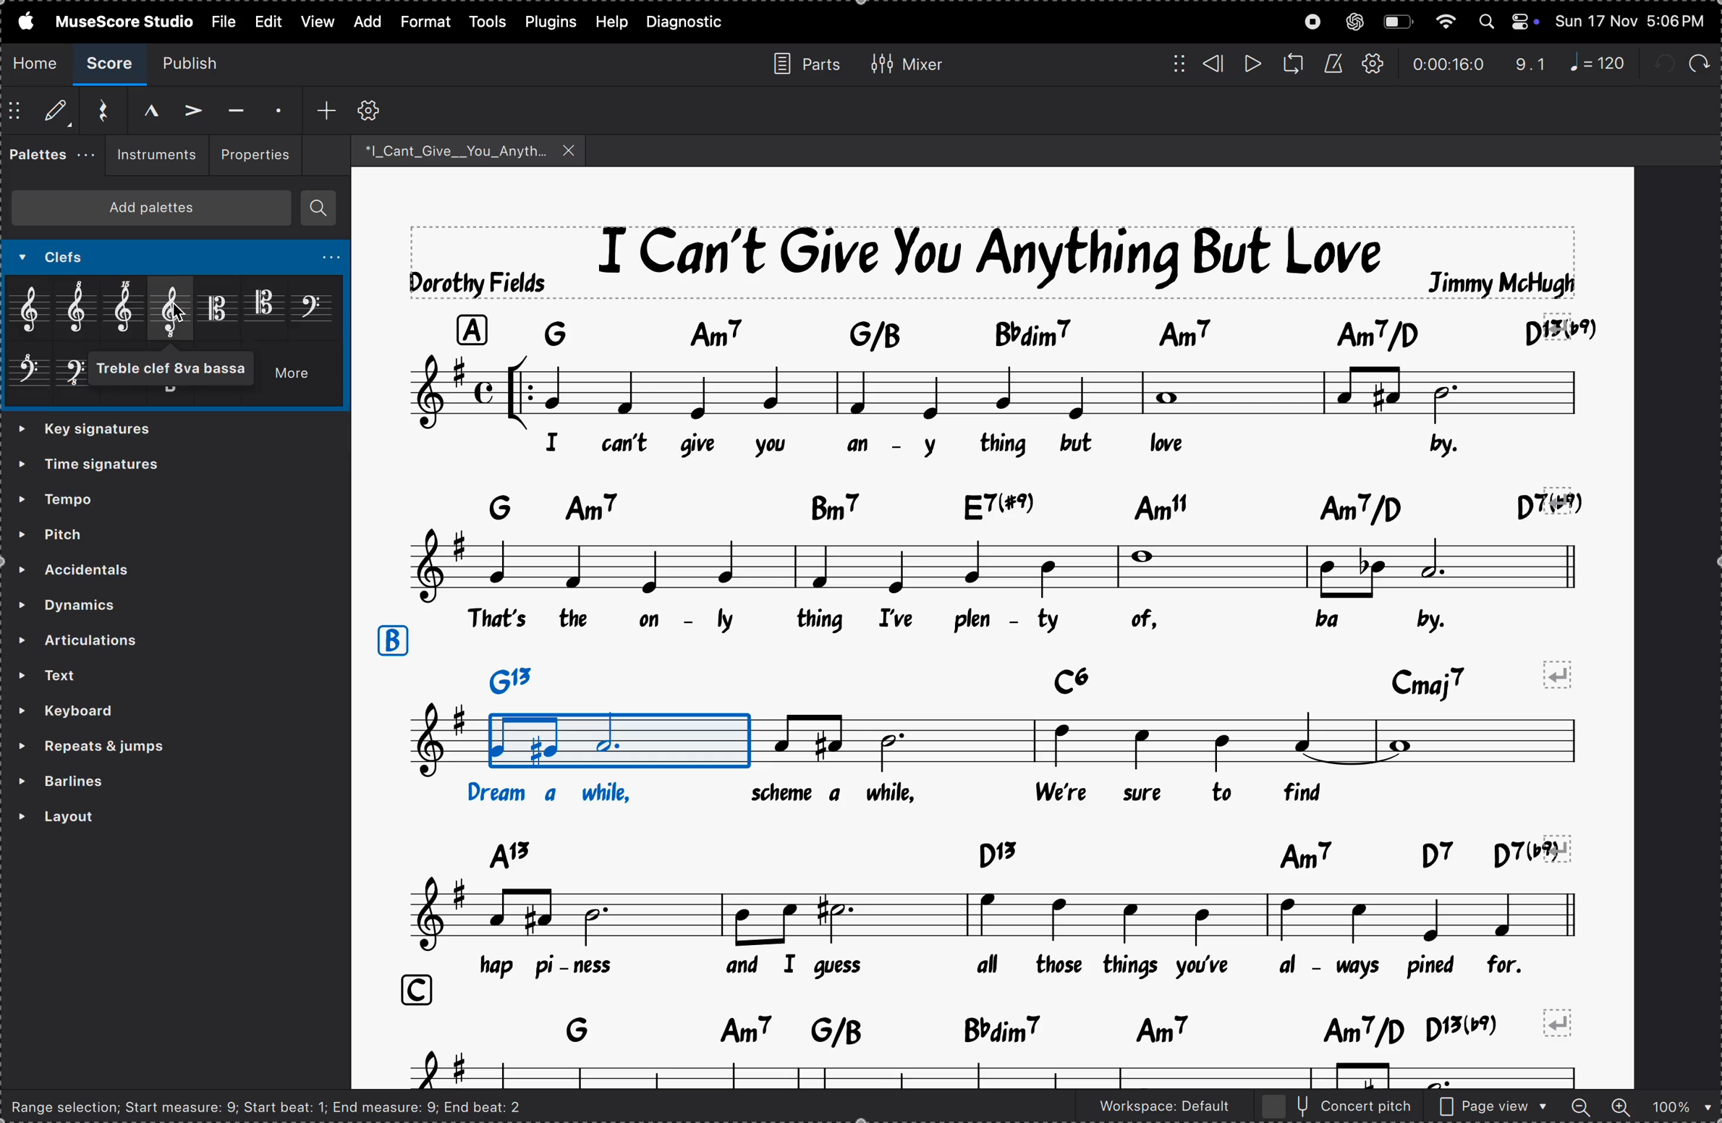  Describe the element at coordinates (1494, 1107) in the screenshot. I see `page view` at that location.